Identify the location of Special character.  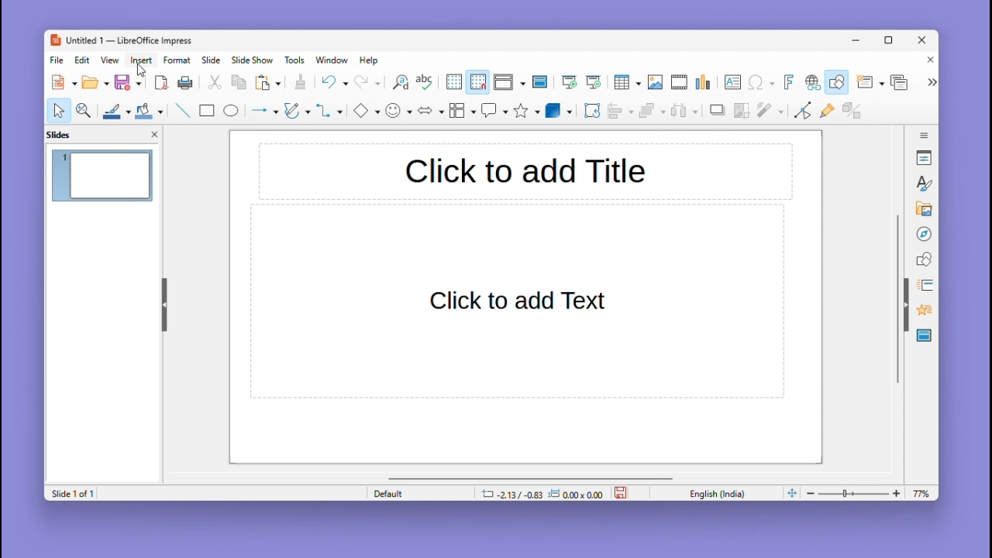
(762, 84).